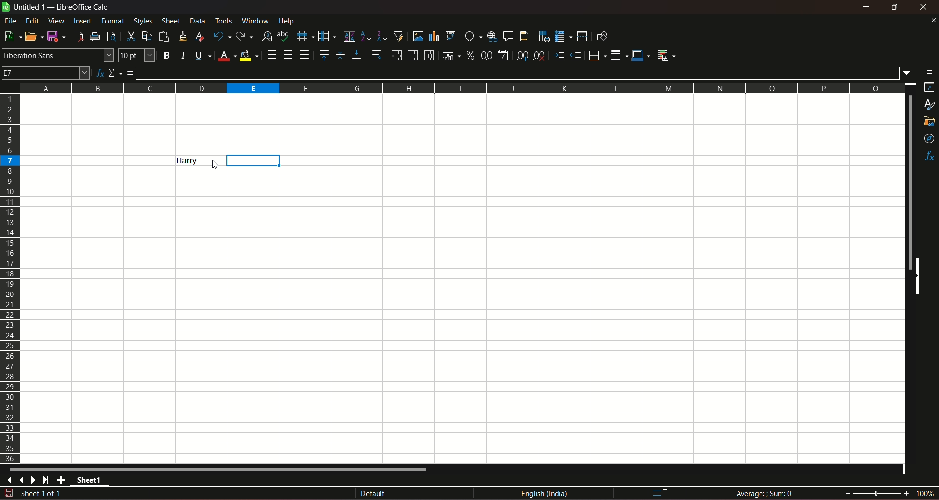 The width and height of the screenshot is (939, 500). What do you see at coordinates (10, 278) in the screenshot?
I see `rows` at bounding box center [10, 278].